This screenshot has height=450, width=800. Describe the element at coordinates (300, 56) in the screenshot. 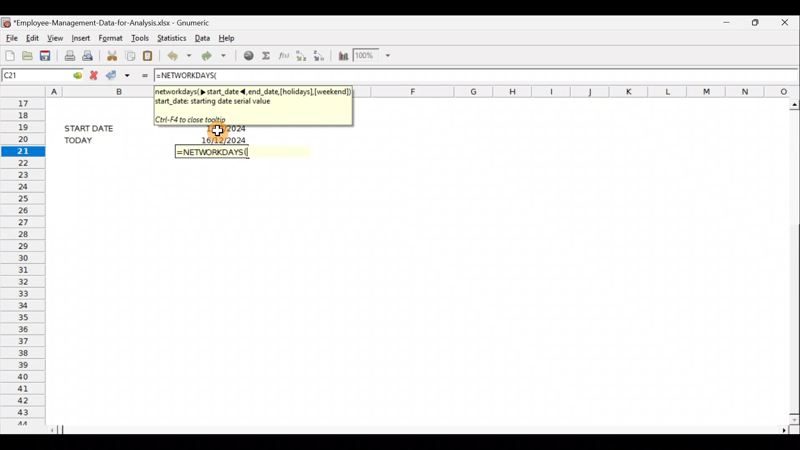

I see `Sort in Ascending order` at that location.